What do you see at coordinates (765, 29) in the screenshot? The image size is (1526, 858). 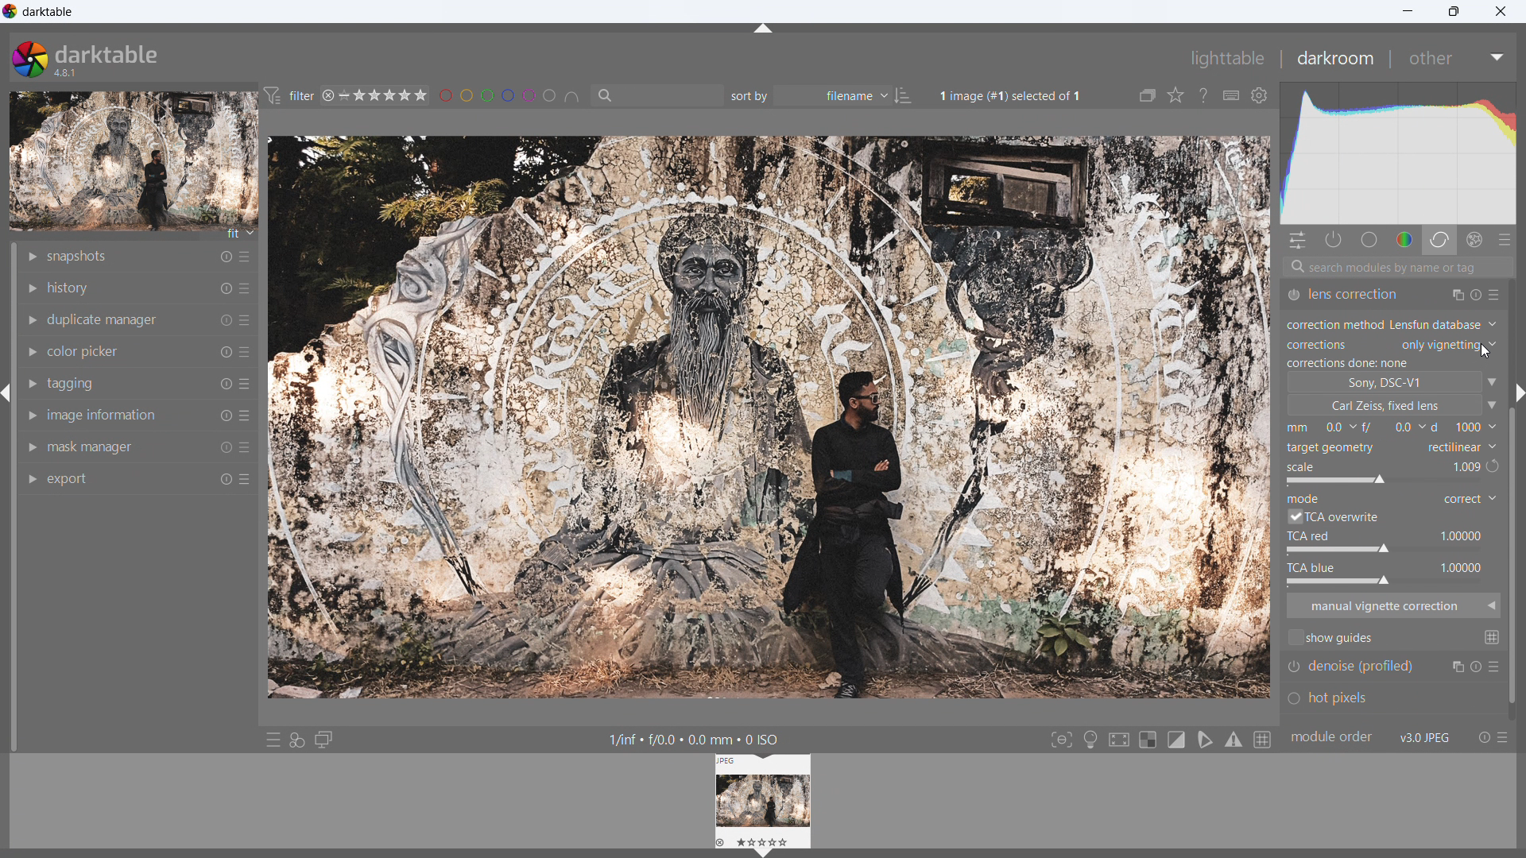 I see `hide panel` at bounding box center [765, 29].